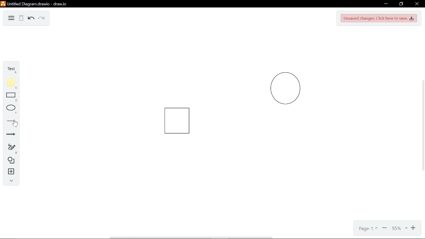 Image resolution: width=425 pixels, height=239 pixels. What do you see at coordinates (386, 4) in the screenshot?
I see `Minimize` at bounding box center [386, 4].